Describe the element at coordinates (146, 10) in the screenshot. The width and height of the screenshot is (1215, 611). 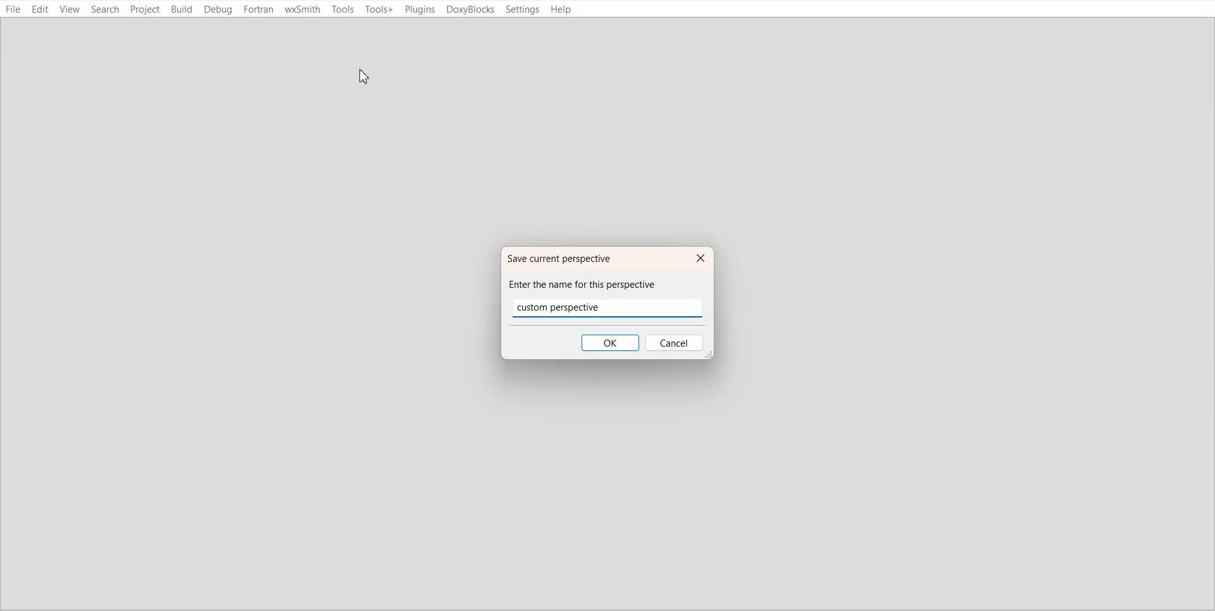
I see `Project` at that location.